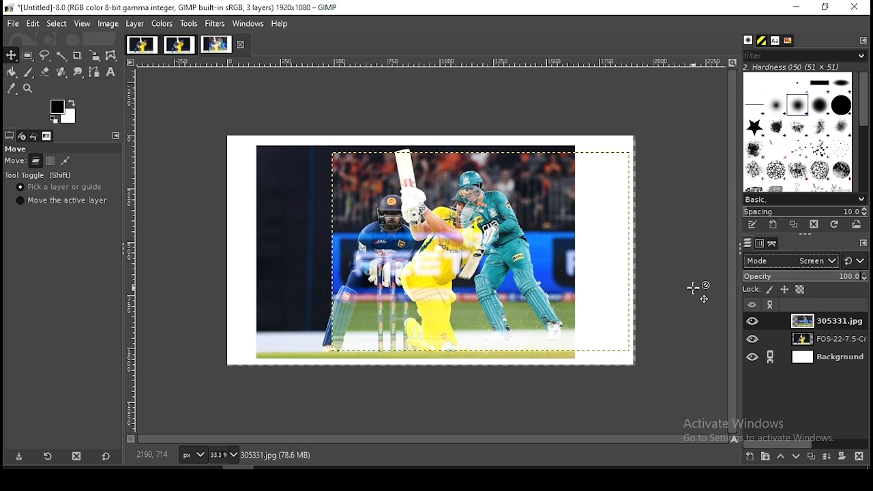 The height and width of the screenshot is (491, 873). Describe the element at coordinates (276, 455) in the screenshot. I see `305331.jpg (78.6mb)` at that location.